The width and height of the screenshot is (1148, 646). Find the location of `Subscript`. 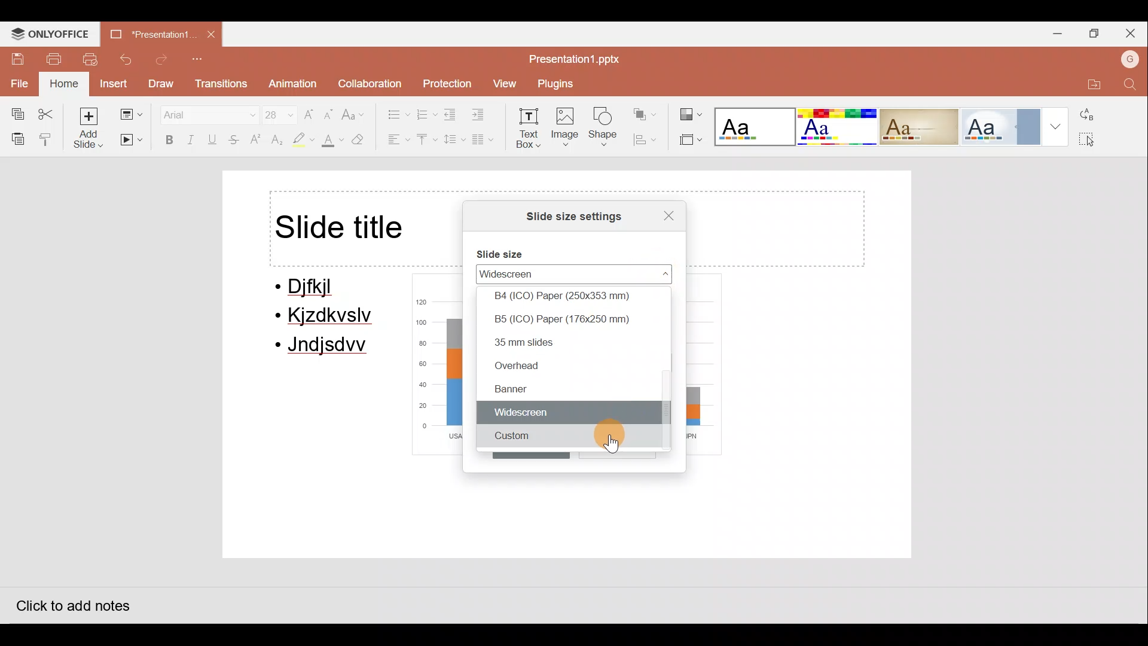

Subscript is located at coordinates (275, 141).